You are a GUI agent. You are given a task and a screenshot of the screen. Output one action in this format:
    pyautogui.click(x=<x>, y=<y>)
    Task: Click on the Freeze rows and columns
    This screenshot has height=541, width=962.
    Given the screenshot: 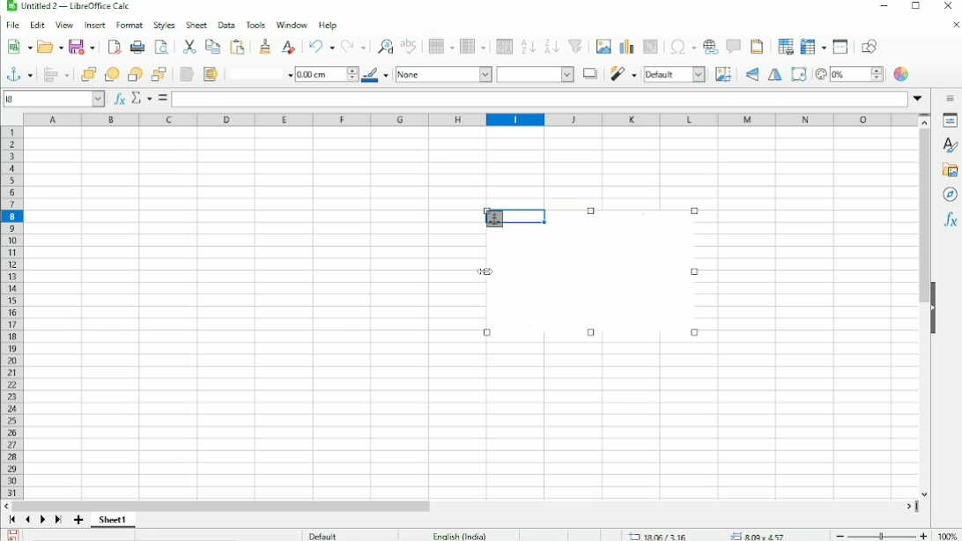 What is the action you would take?
    pyautogui.click(x=811, y=47)
    